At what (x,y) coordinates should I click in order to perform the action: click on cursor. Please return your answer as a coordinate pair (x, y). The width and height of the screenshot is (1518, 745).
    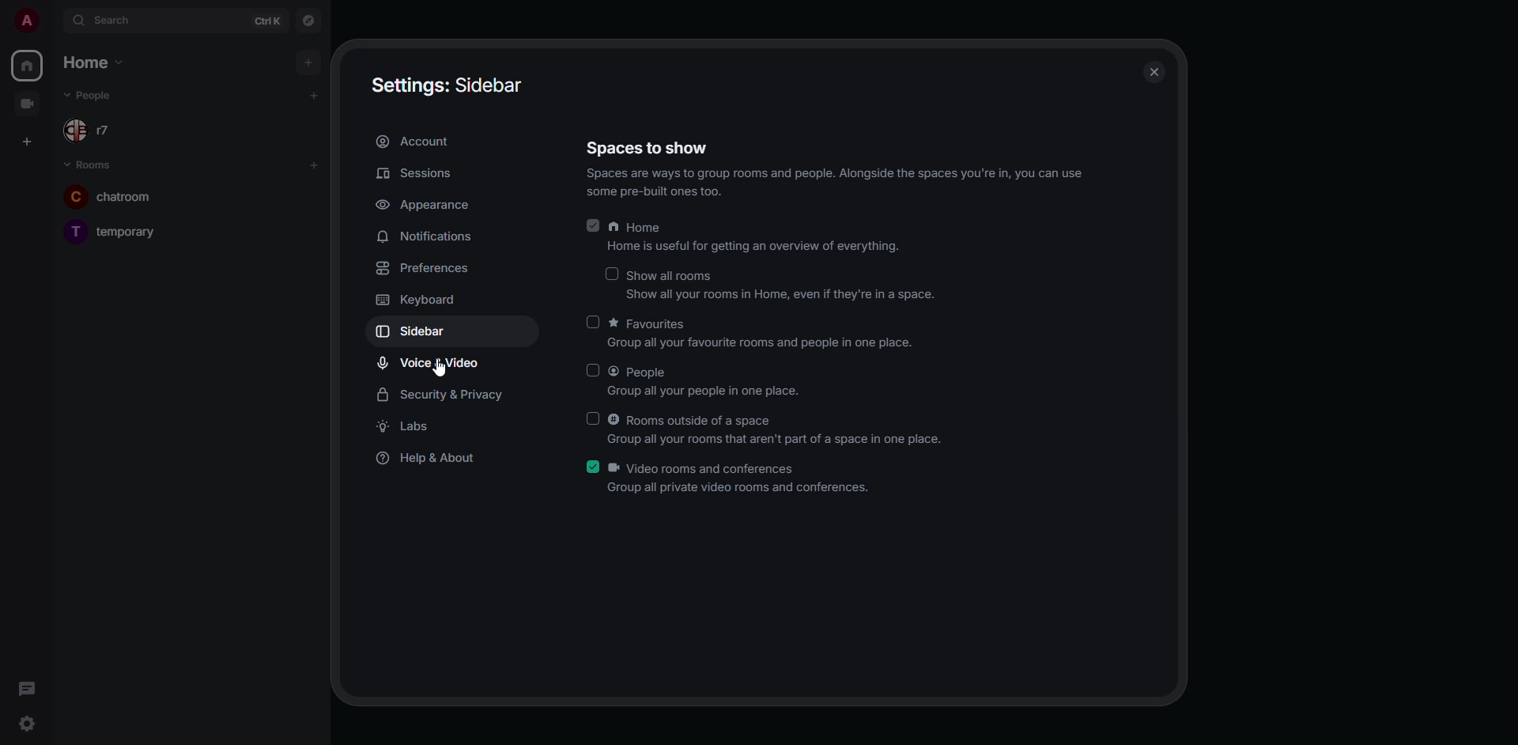
    Looking at the image, I should click on (439, 370).